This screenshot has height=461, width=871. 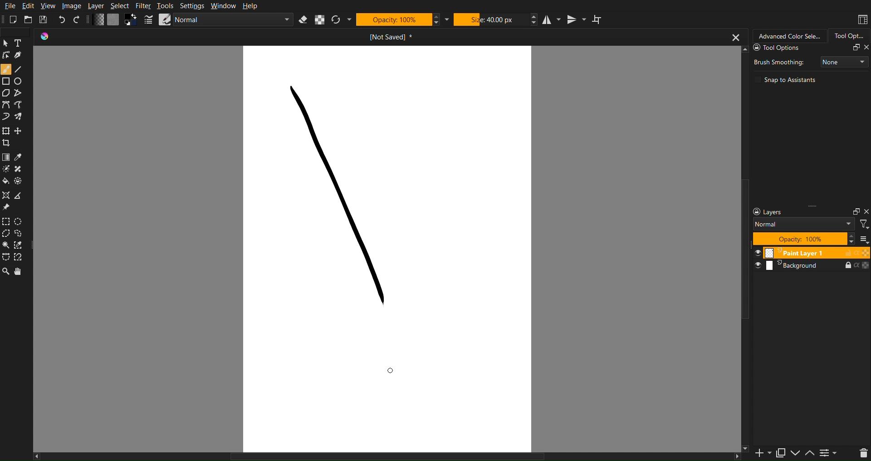 What do you see at coordinates (192, 5) in the screenshot?
I see `Settings` at bounding box center [192, 5].